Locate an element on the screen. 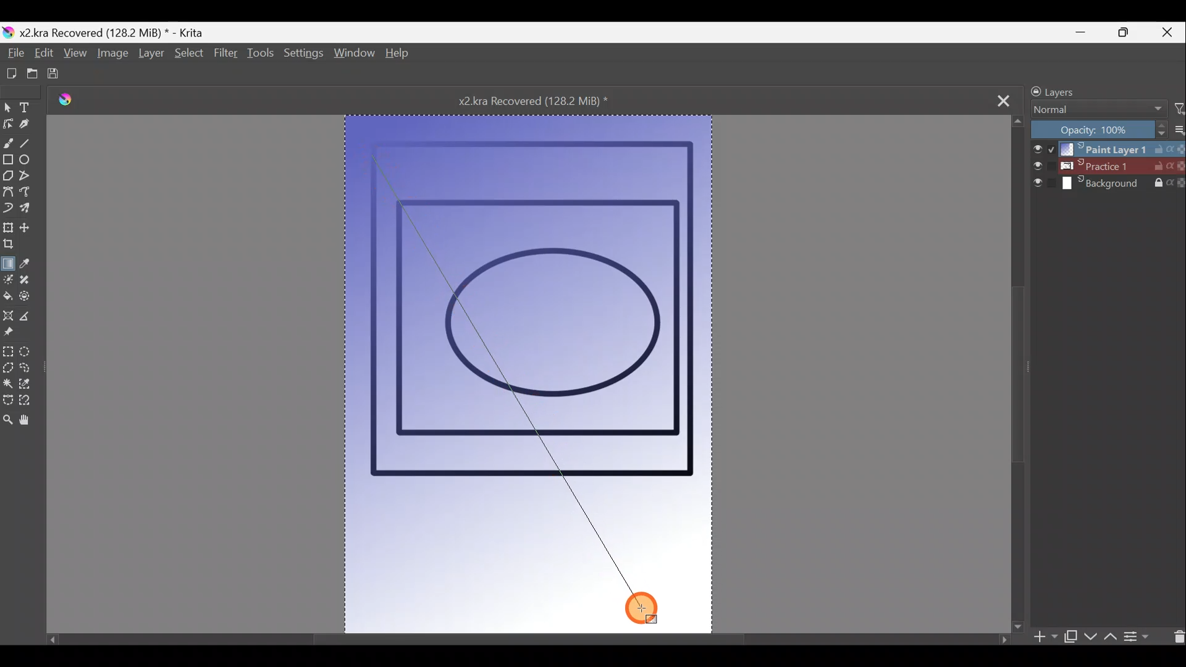 This screenshot has height=667, width=1186. Layer 2 is located at coordinates (1108, 166).